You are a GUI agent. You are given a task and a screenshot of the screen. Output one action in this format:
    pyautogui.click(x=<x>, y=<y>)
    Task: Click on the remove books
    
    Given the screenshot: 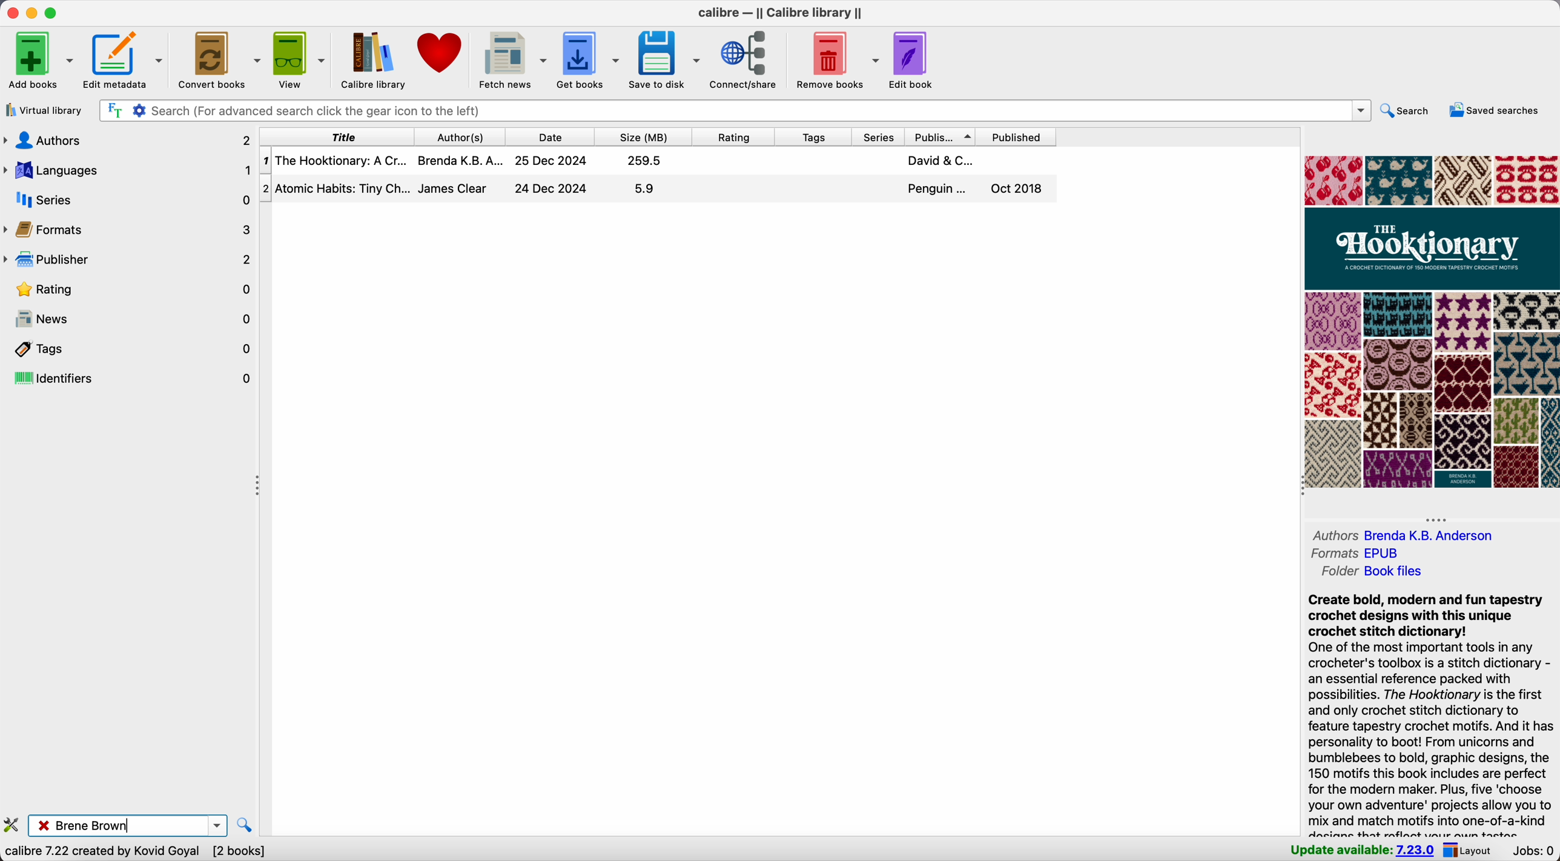 What is the action you would take?
    pyautogui.click(x=838, y=61)
    